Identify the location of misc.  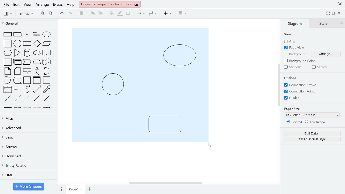
(27, 119).